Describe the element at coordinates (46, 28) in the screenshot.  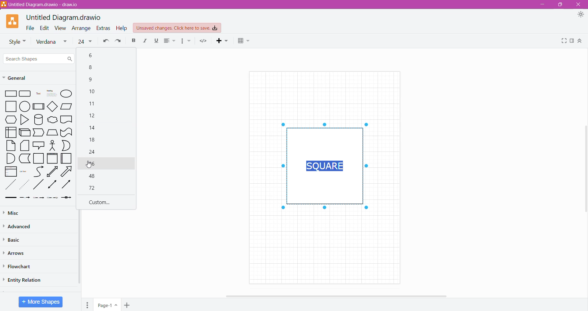
I see `Edit` at that location.